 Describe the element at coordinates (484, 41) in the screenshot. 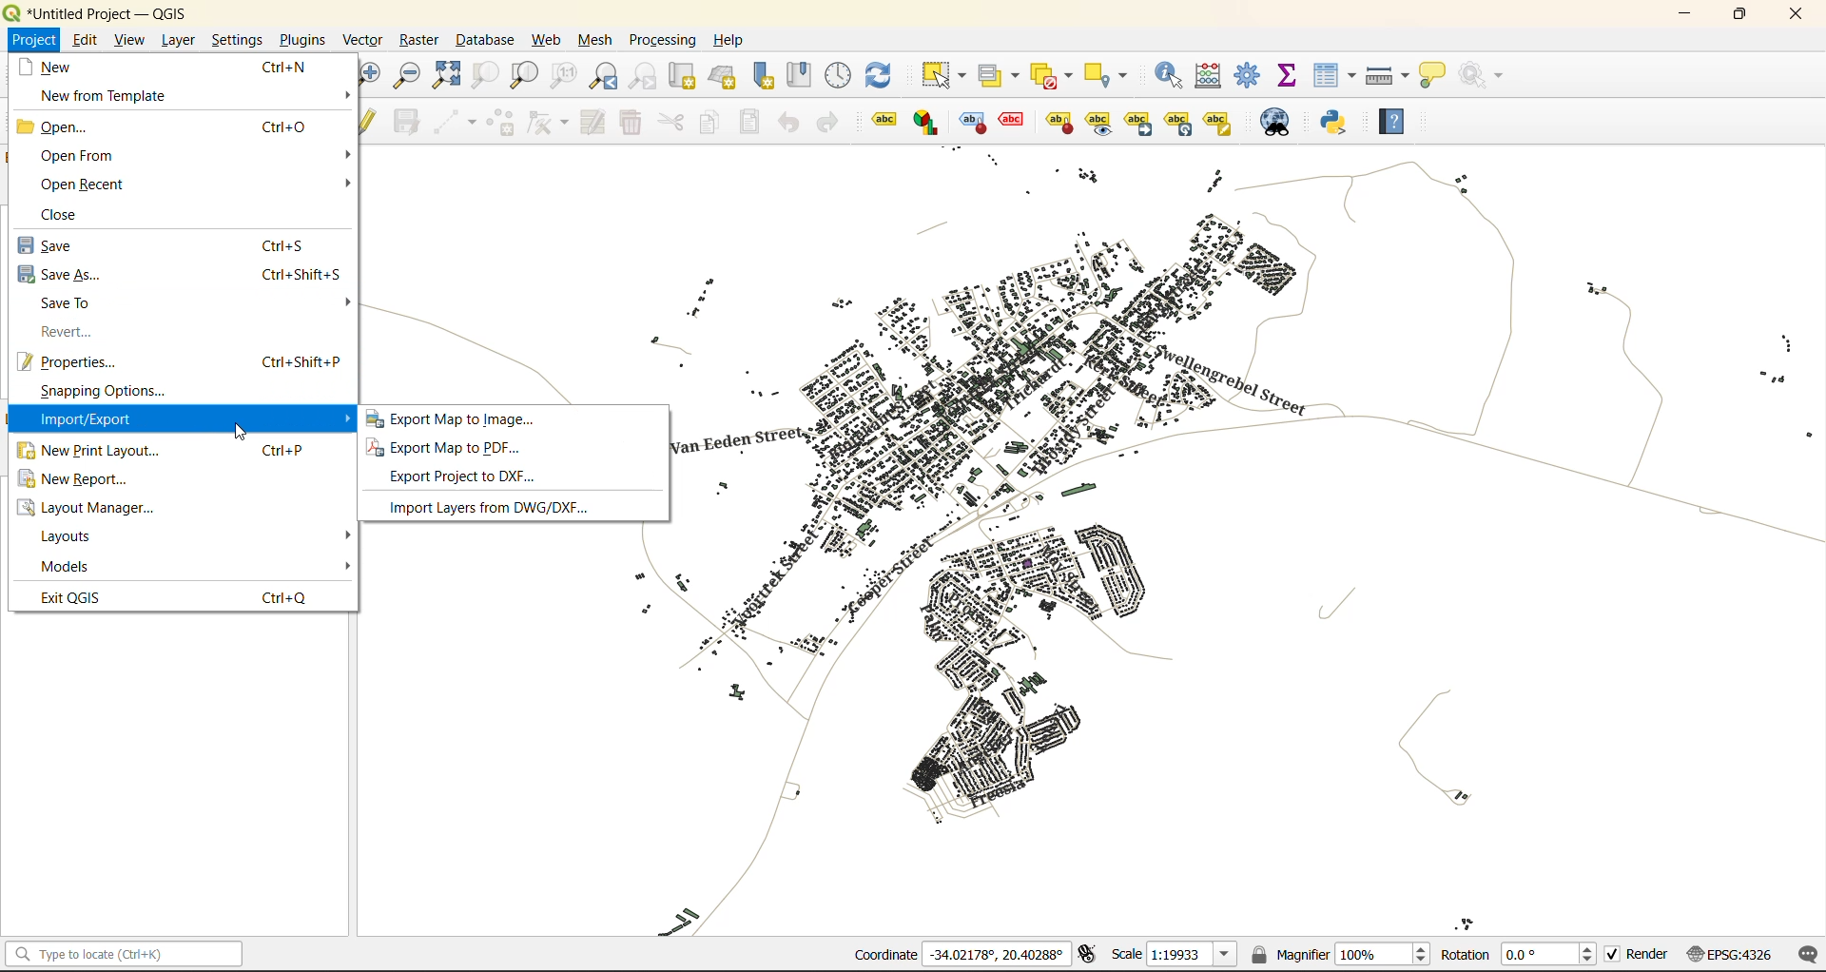

I see `database` at that location.